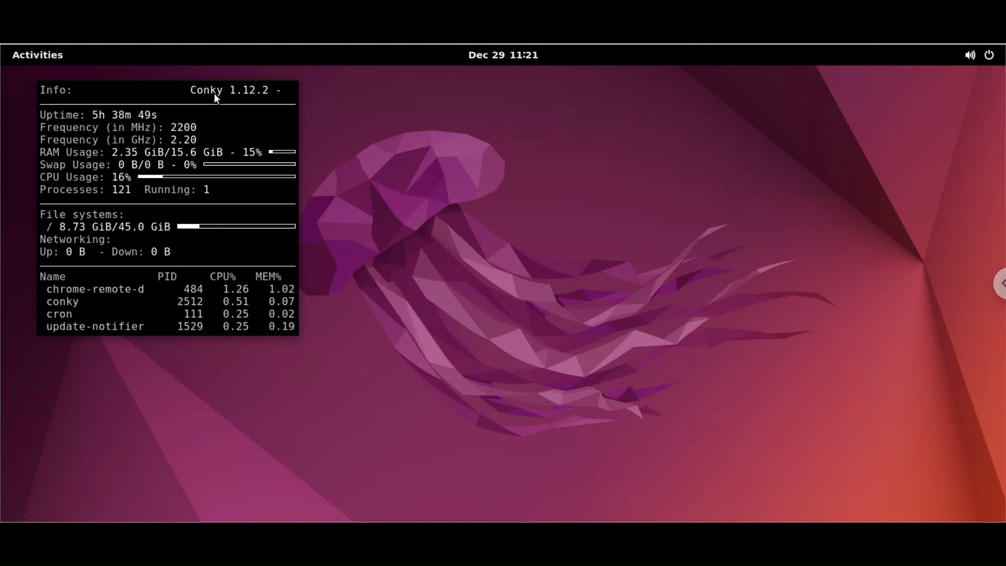 The height and width of the screenshot is (566, 1006). Describe the element at coordinates (122, 190) in the screenshot. I see `121` at that location.